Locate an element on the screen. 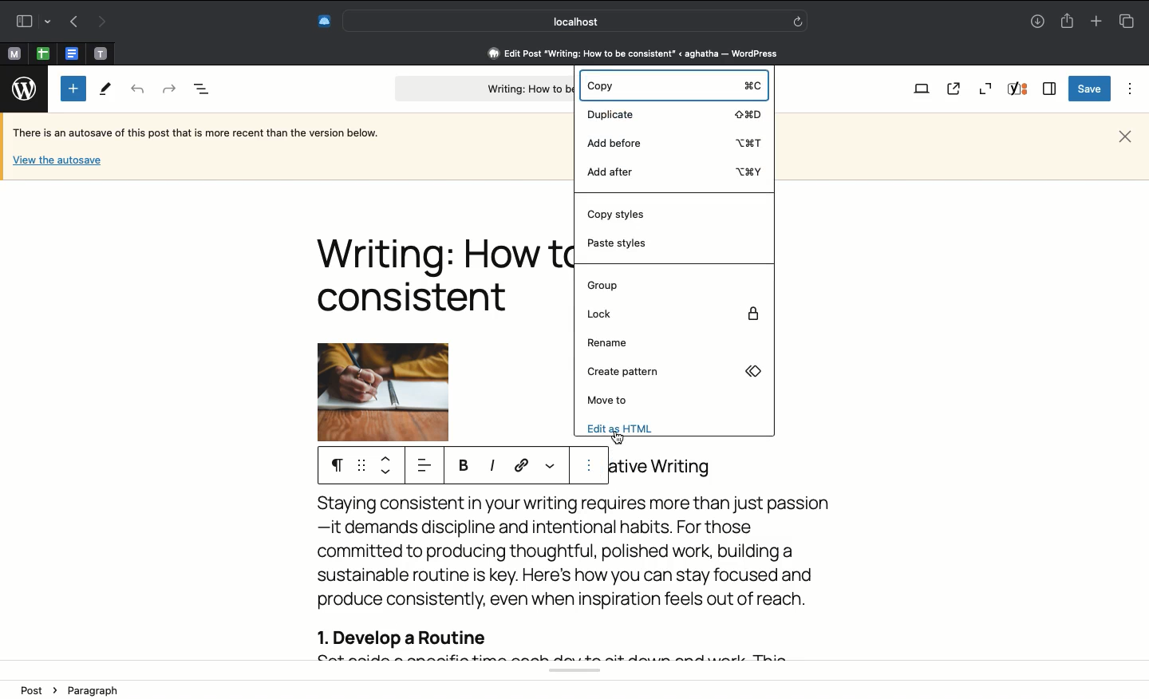  Save is located at coordinates (1088, 89).